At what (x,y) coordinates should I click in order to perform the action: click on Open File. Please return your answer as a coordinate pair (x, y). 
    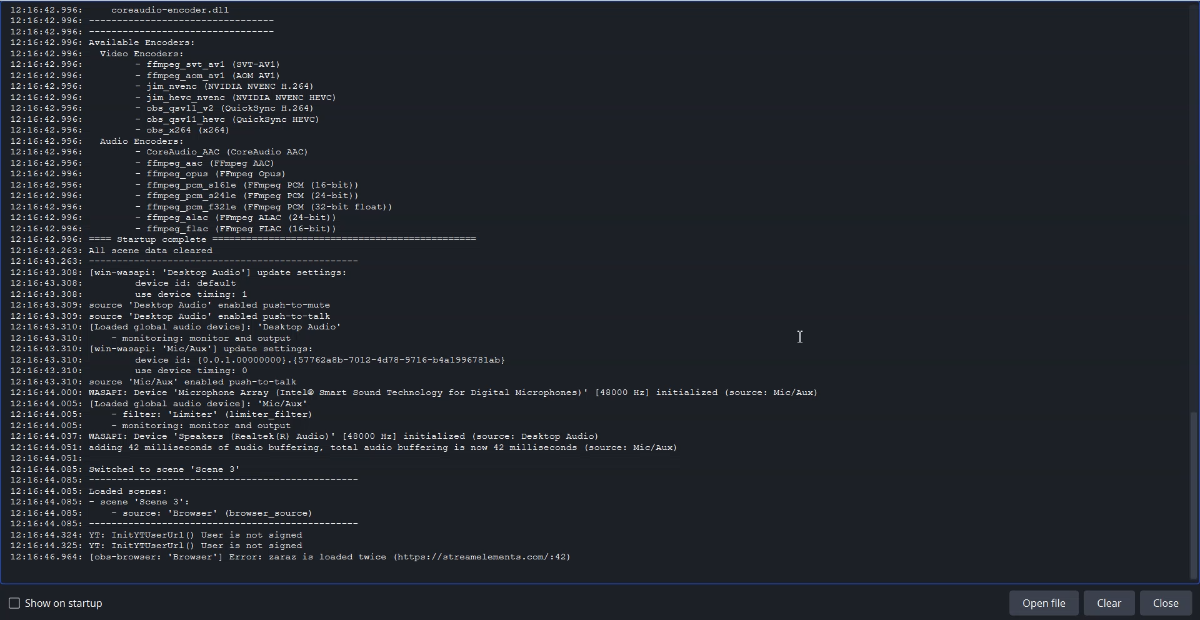
    Looking at the image, I should click on (1042, 601).